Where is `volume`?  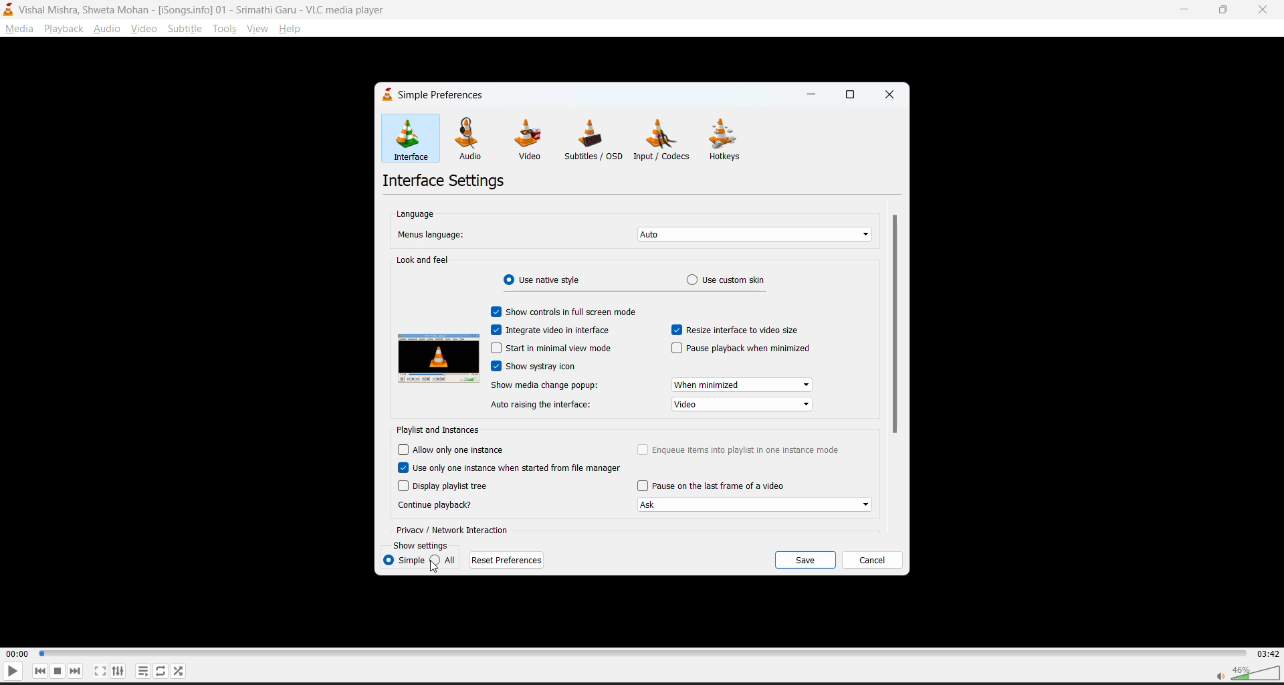
volume is located at coordinates (1241, 672).